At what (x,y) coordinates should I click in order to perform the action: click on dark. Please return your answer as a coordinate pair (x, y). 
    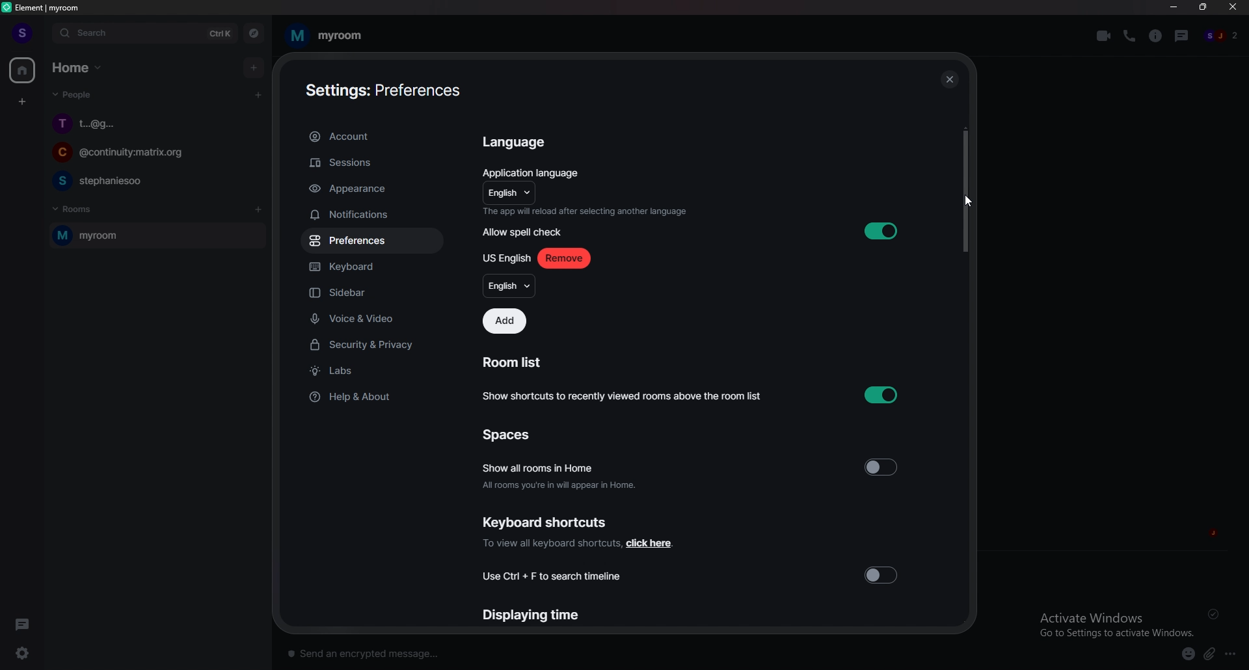
    Looking at the image, I should click on (25, 624).